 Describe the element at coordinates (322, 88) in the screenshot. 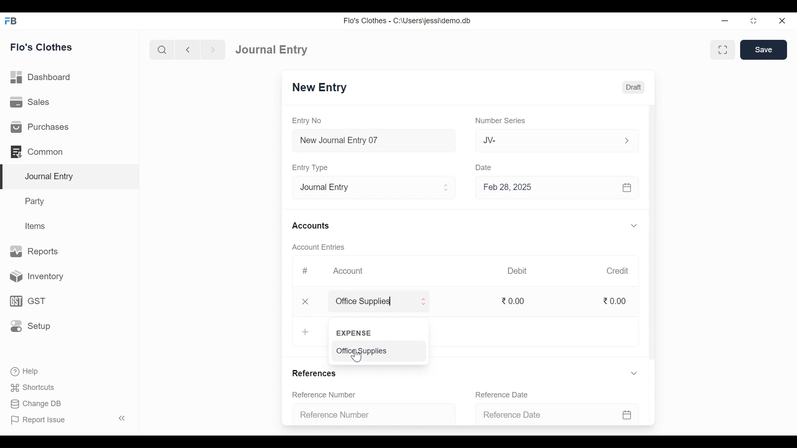

I see `New Entry` at that location.